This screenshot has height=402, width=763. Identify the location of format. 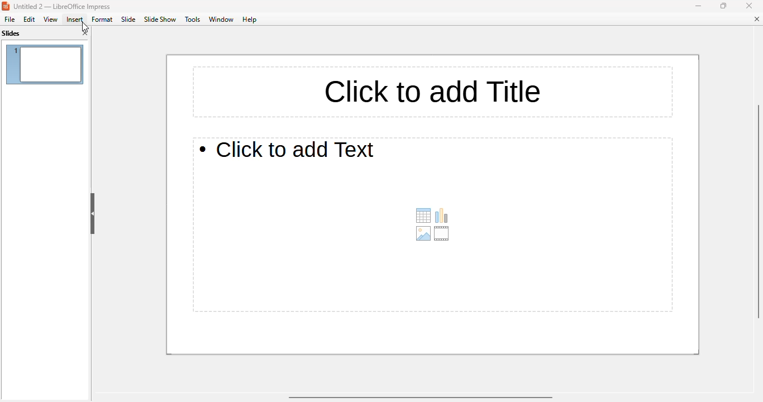
(103, 20).